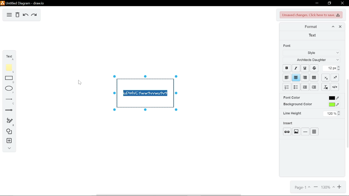 The image size is (349, 196). What do you see at coordinates (296, 68) in the screenshot?
I see `italic` at bounding box center [296, 68].